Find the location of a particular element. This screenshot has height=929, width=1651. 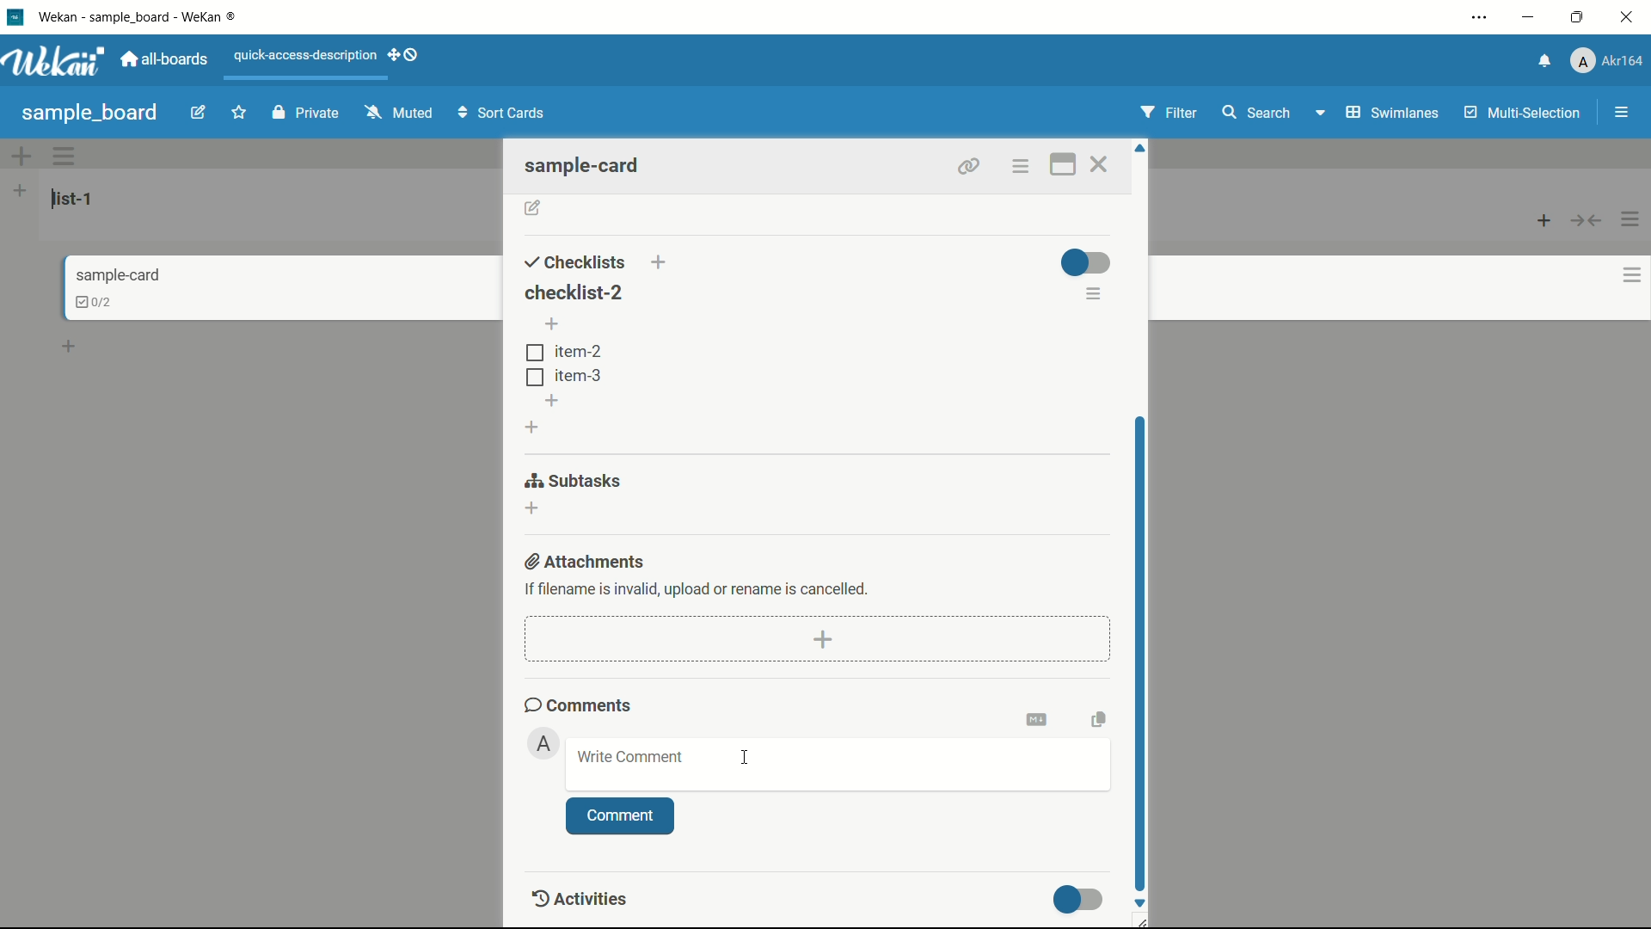

checklist actions is located at coordinates (1095, 296).